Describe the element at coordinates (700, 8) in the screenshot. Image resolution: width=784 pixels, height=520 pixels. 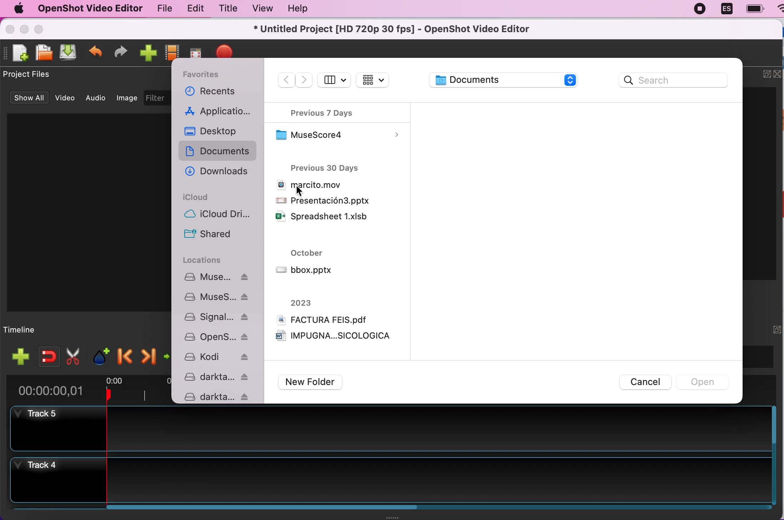
I see `recording stopped` at that location.